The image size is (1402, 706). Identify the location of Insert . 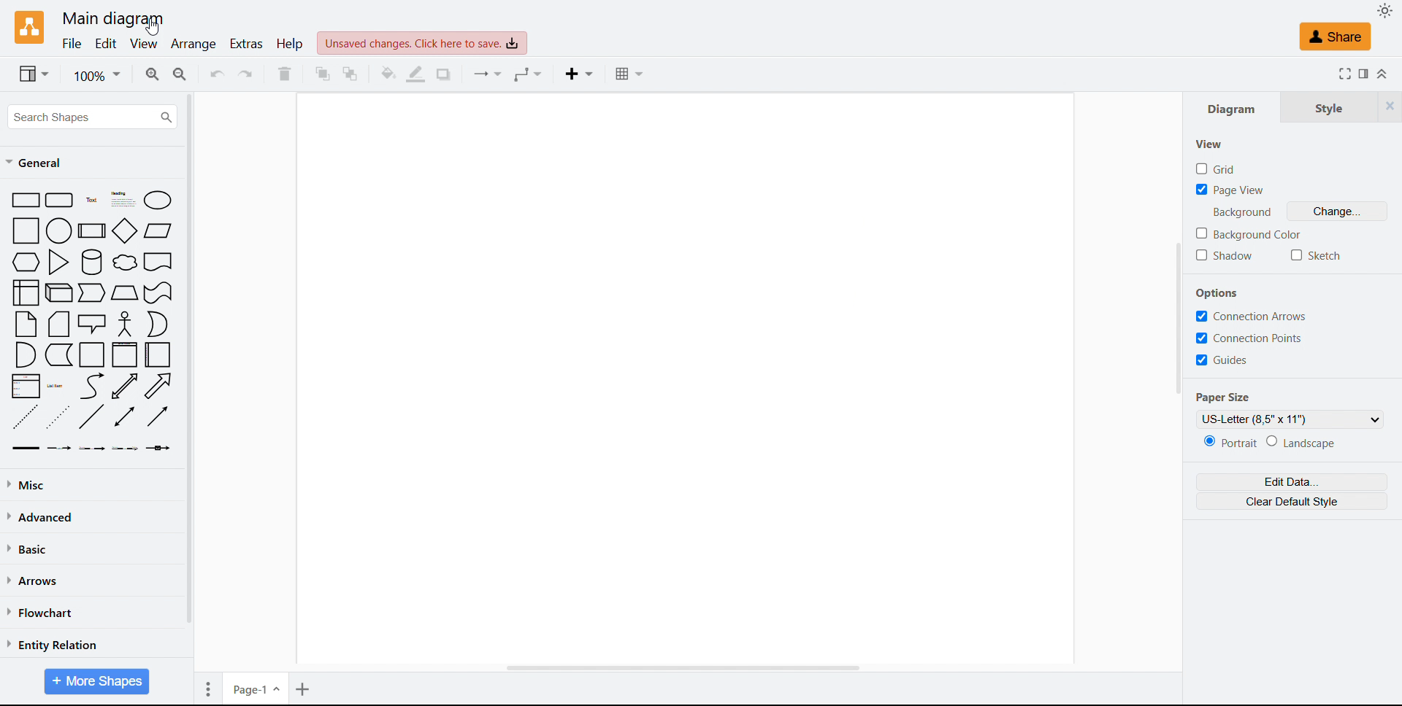
(578, 74).